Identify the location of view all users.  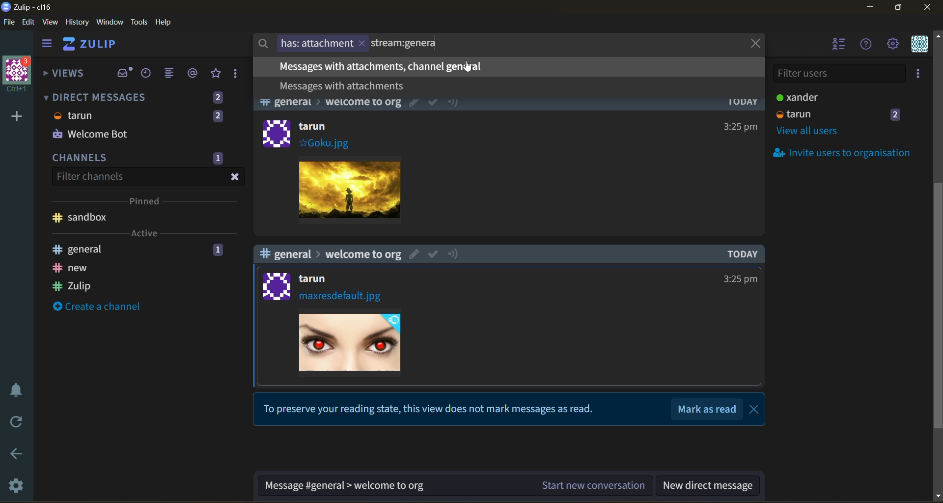
(809, 132).